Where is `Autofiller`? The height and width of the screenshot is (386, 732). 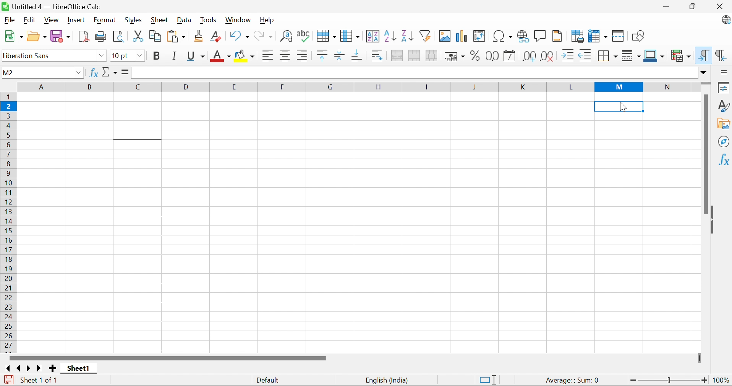 Autofiller is located at coordinates (424, 35).